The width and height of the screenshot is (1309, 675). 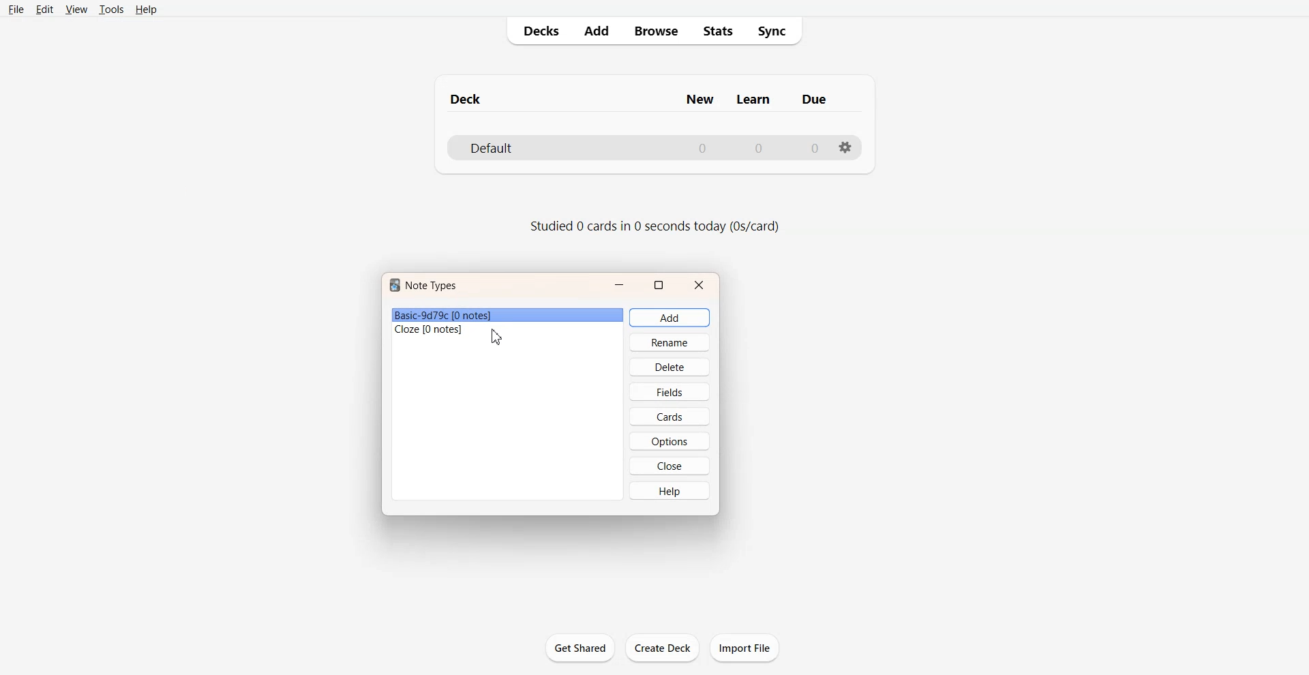 What do you see at coordinates (744, 647) in the screenshot?
I see `Import File` at bounding box center [744, 647].